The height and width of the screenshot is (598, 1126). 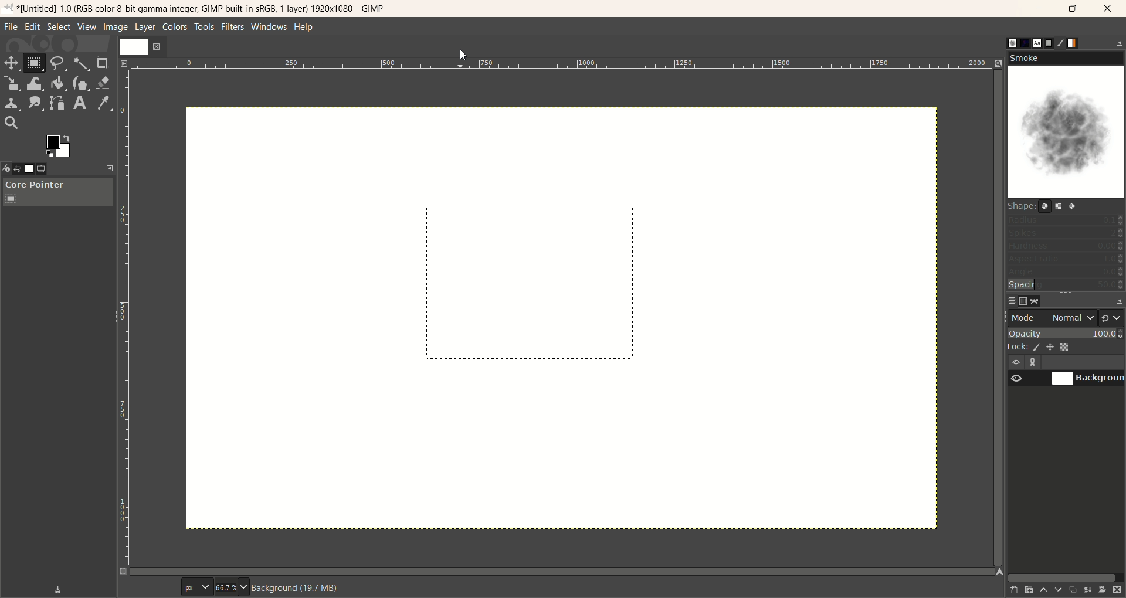 What do you see at coordinates (35, 83) in the screenshot?
I see `wrap transform` at bounding box center [35, 83].